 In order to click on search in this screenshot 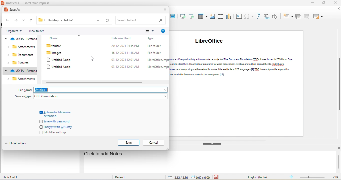, I will do `click(140, 20)`.